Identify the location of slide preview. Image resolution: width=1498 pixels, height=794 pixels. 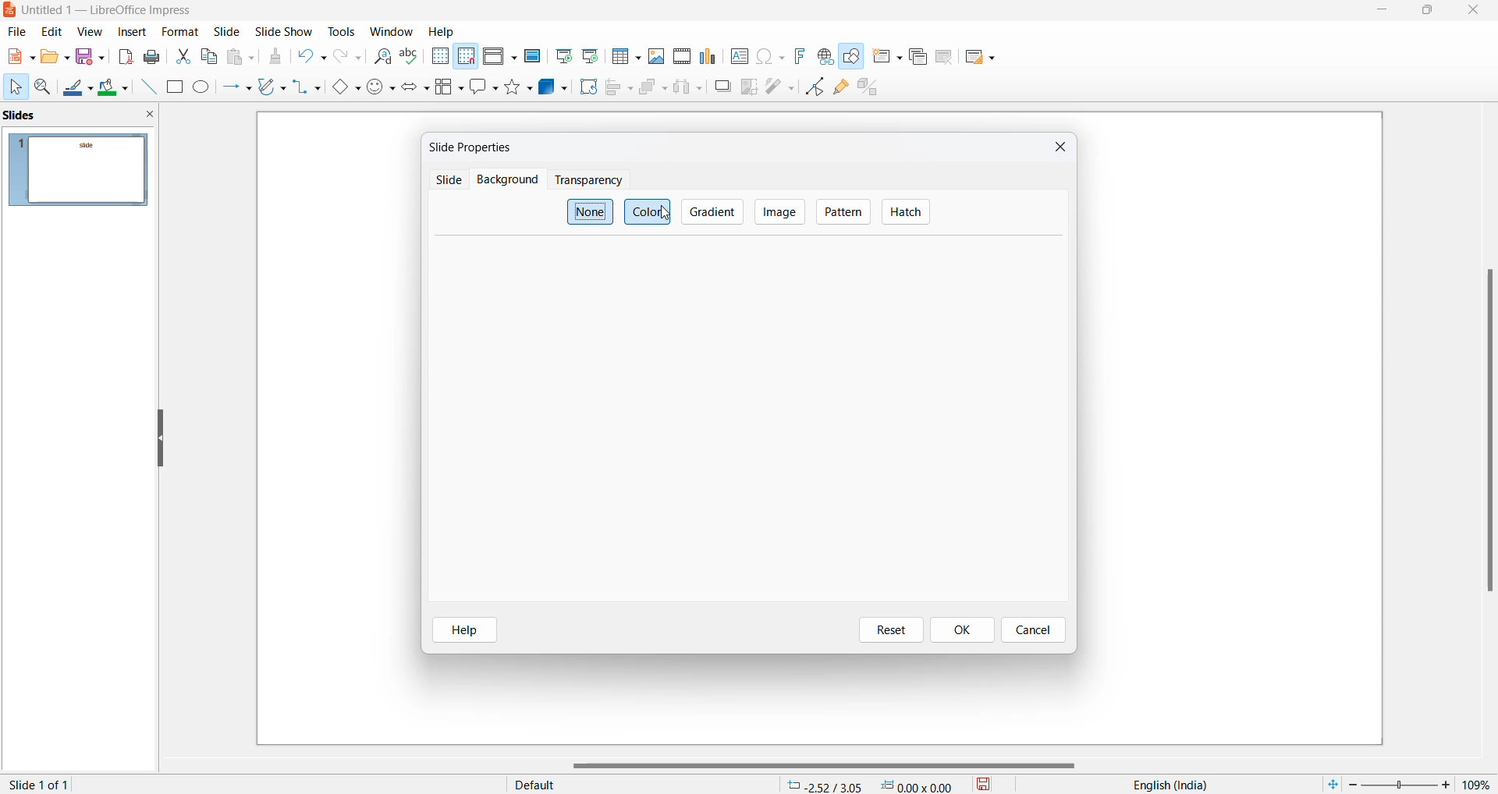
(80, 170).